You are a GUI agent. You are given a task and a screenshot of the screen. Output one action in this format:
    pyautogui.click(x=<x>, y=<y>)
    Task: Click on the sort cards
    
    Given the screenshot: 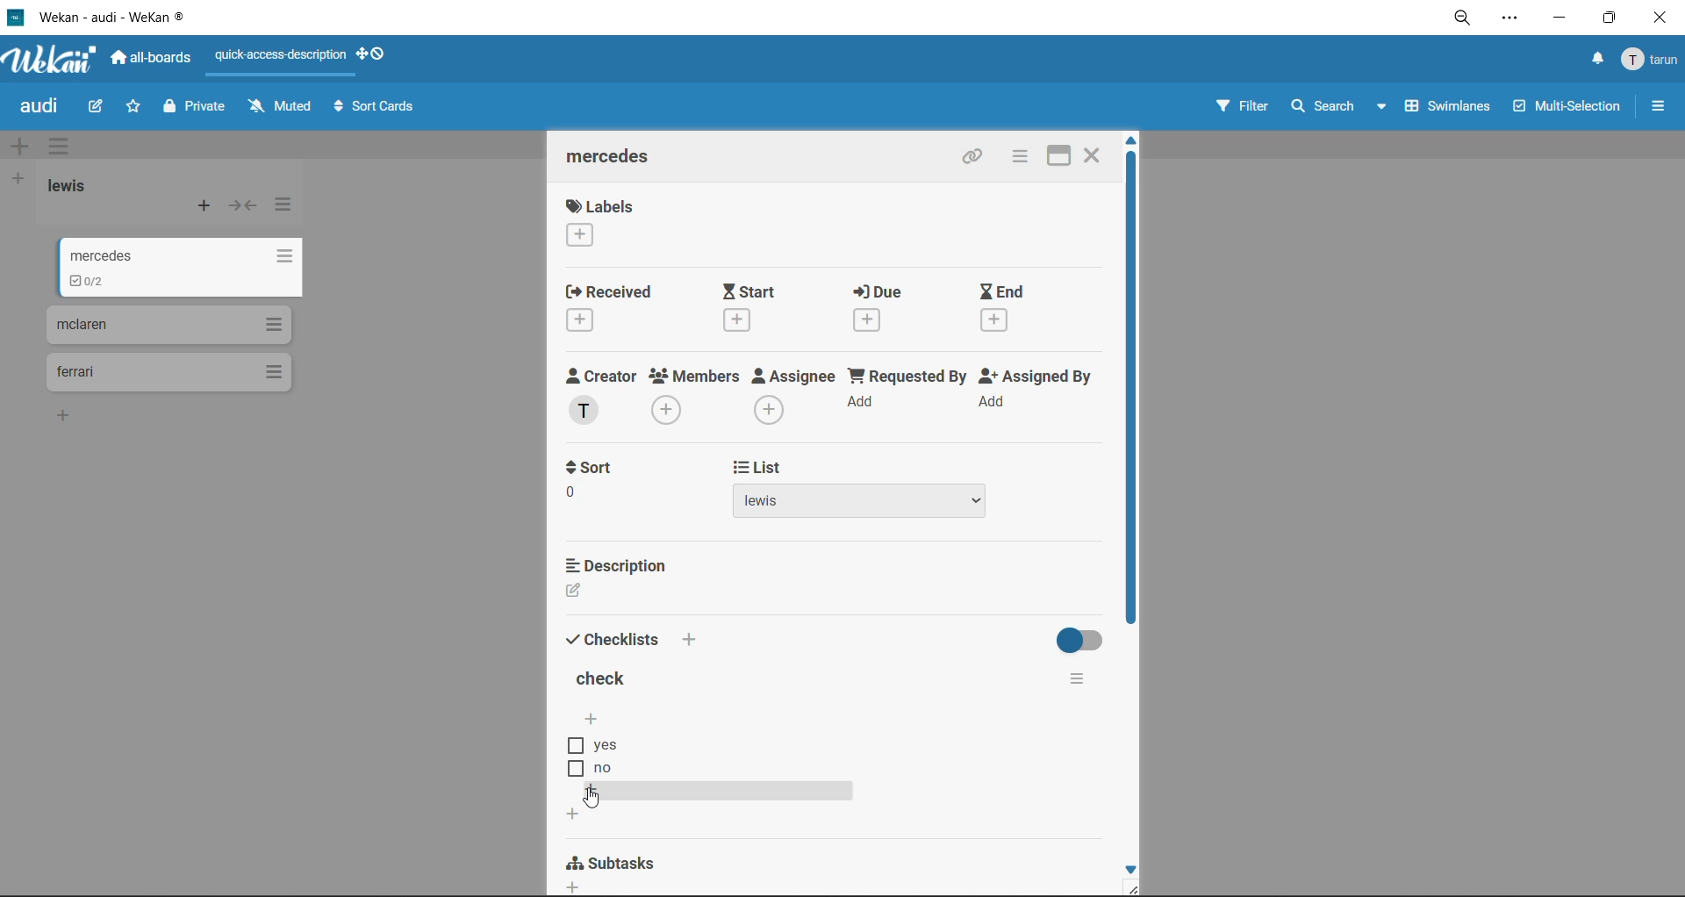 What is the action you would take?
    pyautogui.click(x=376, y=107)
    